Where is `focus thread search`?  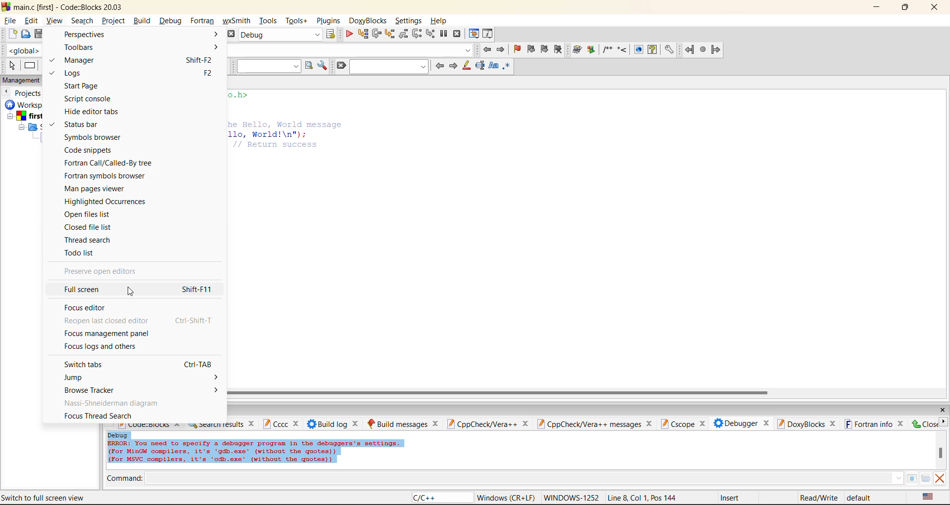 focus thread search is located at coordinates (99, 416).